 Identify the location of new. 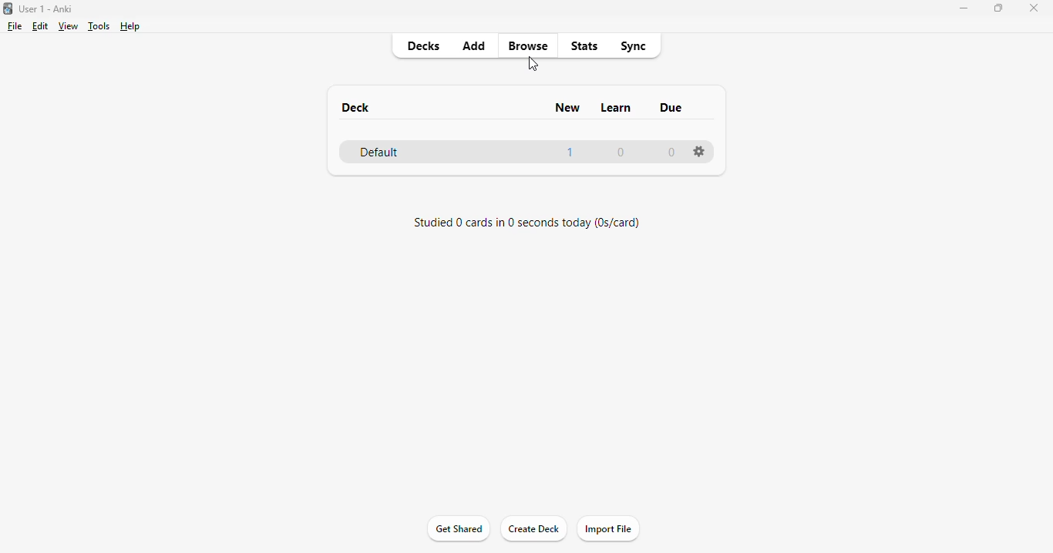
(569, 108).